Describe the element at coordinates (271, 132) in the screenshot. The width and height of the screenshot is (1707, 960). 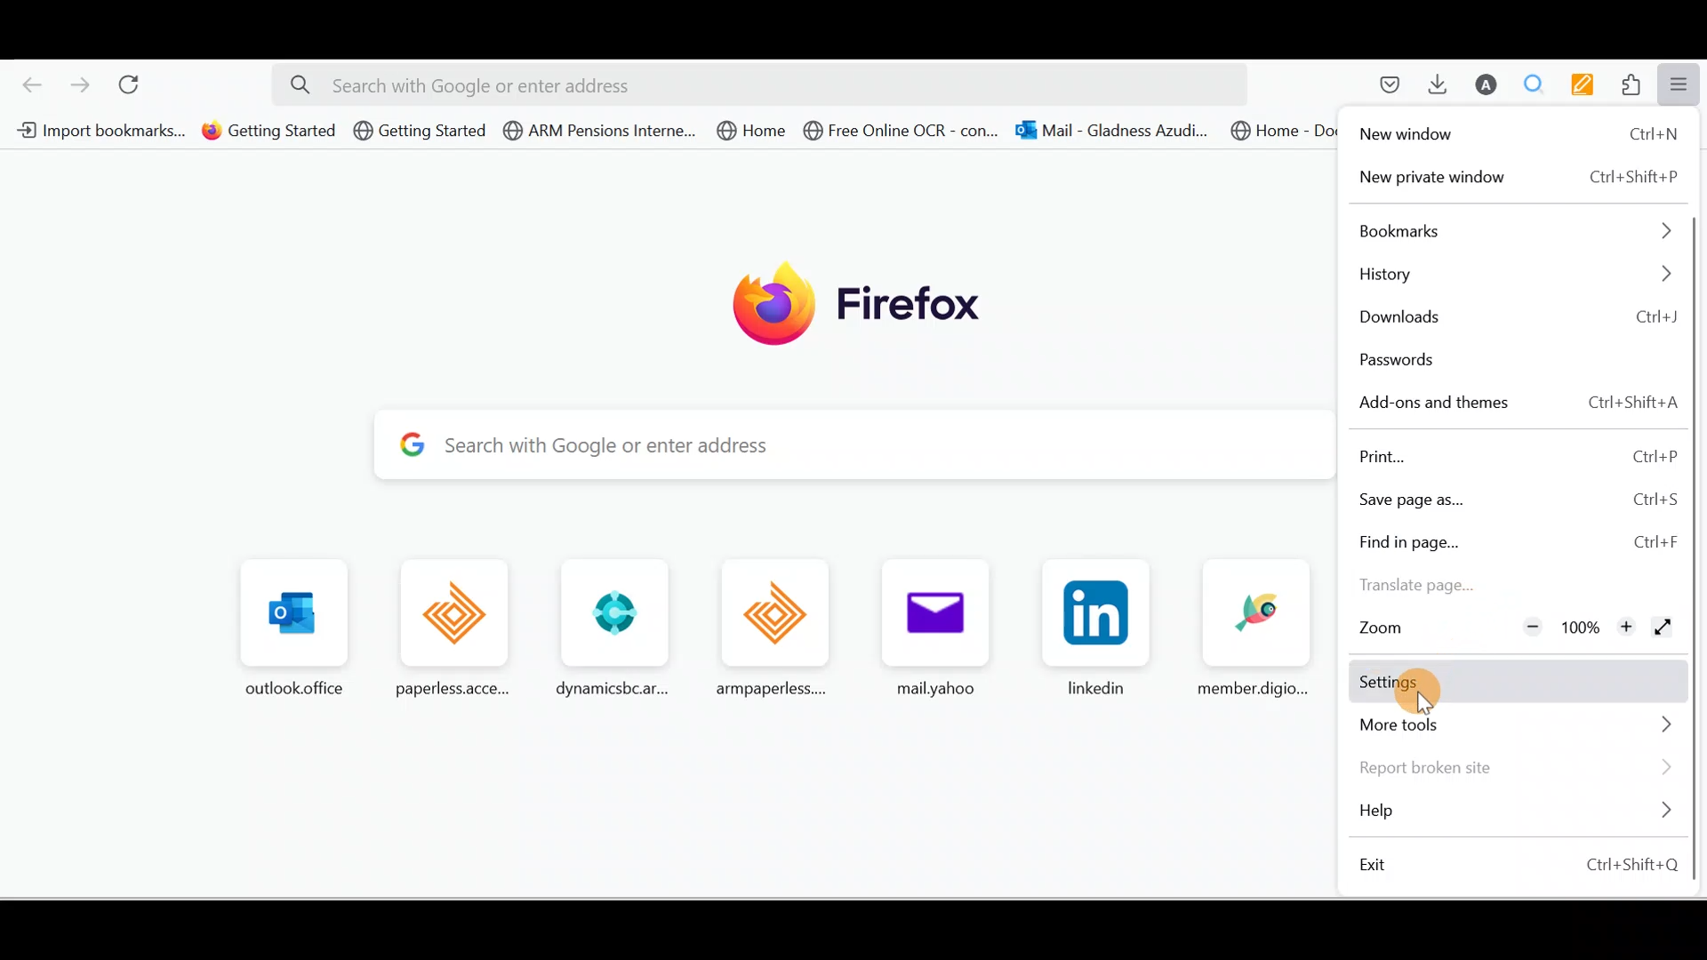
I see `Bookmark 2` at that location.